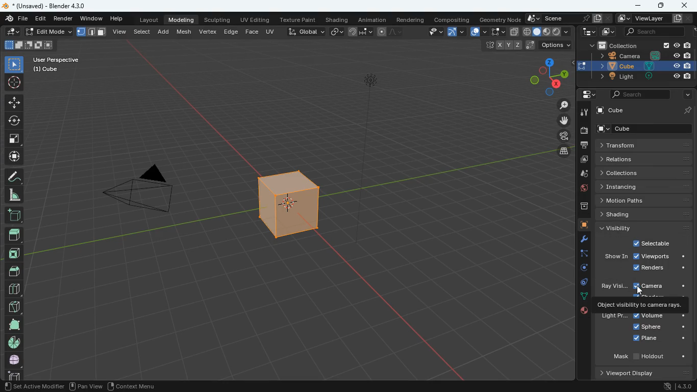 The width and height of the screenshot is (697, 392). I want to click on film, so click(565, 137).